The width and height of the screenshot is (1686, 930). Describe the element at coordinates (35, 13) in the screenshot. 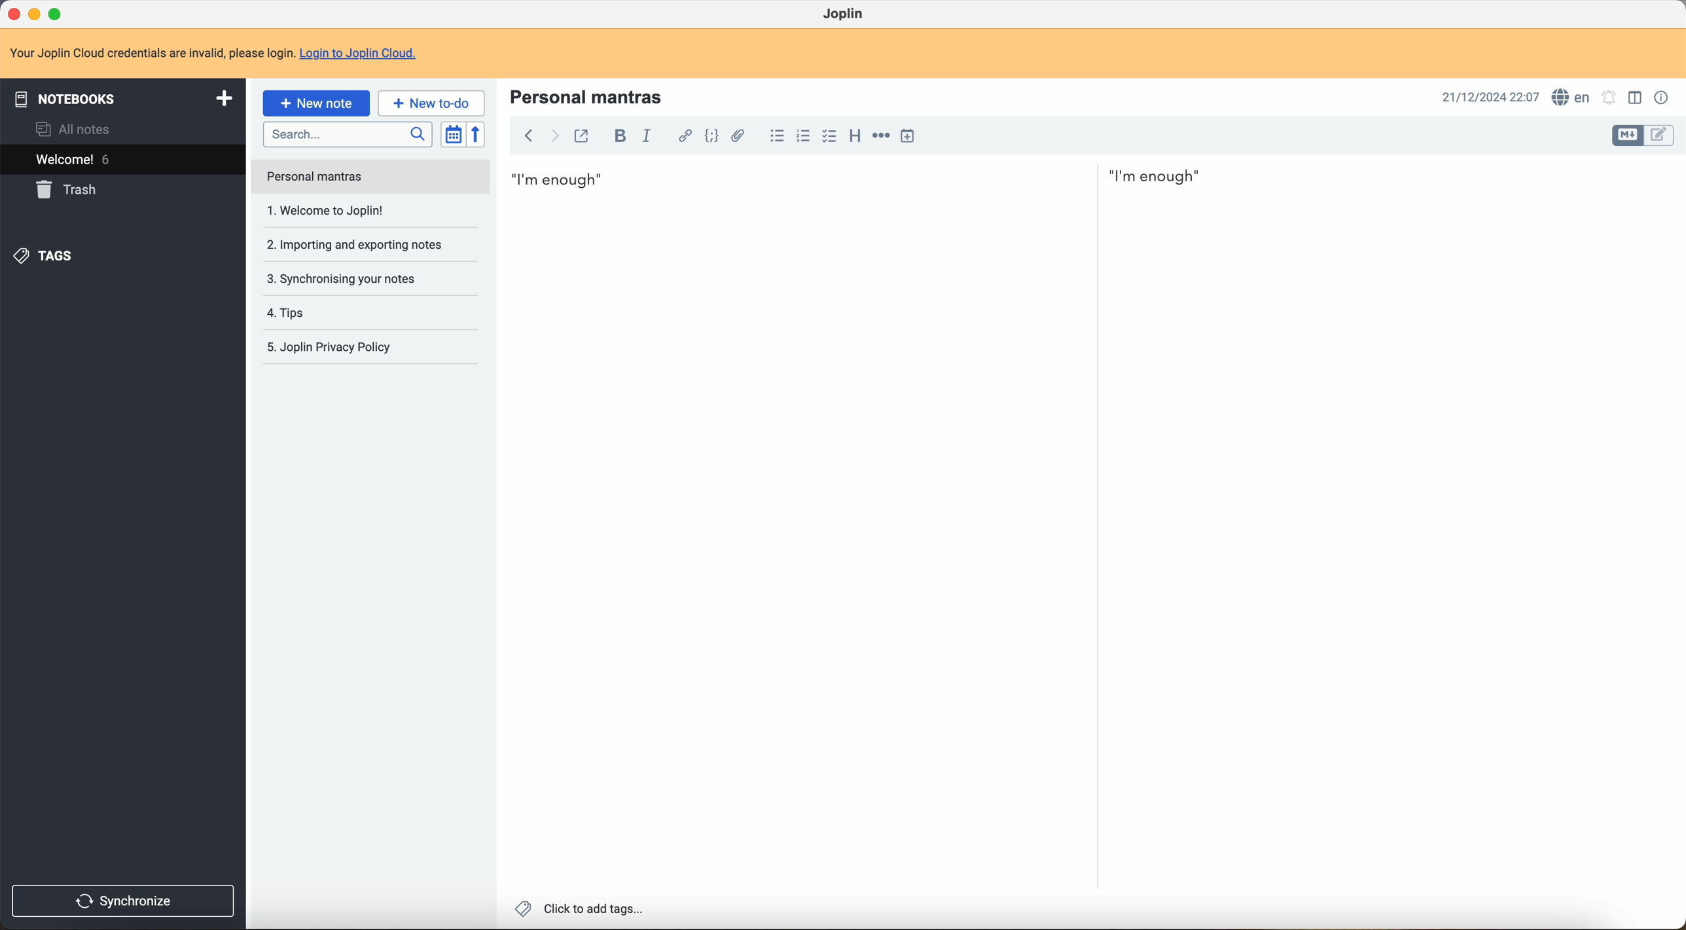

I see `minimize program` at that location.